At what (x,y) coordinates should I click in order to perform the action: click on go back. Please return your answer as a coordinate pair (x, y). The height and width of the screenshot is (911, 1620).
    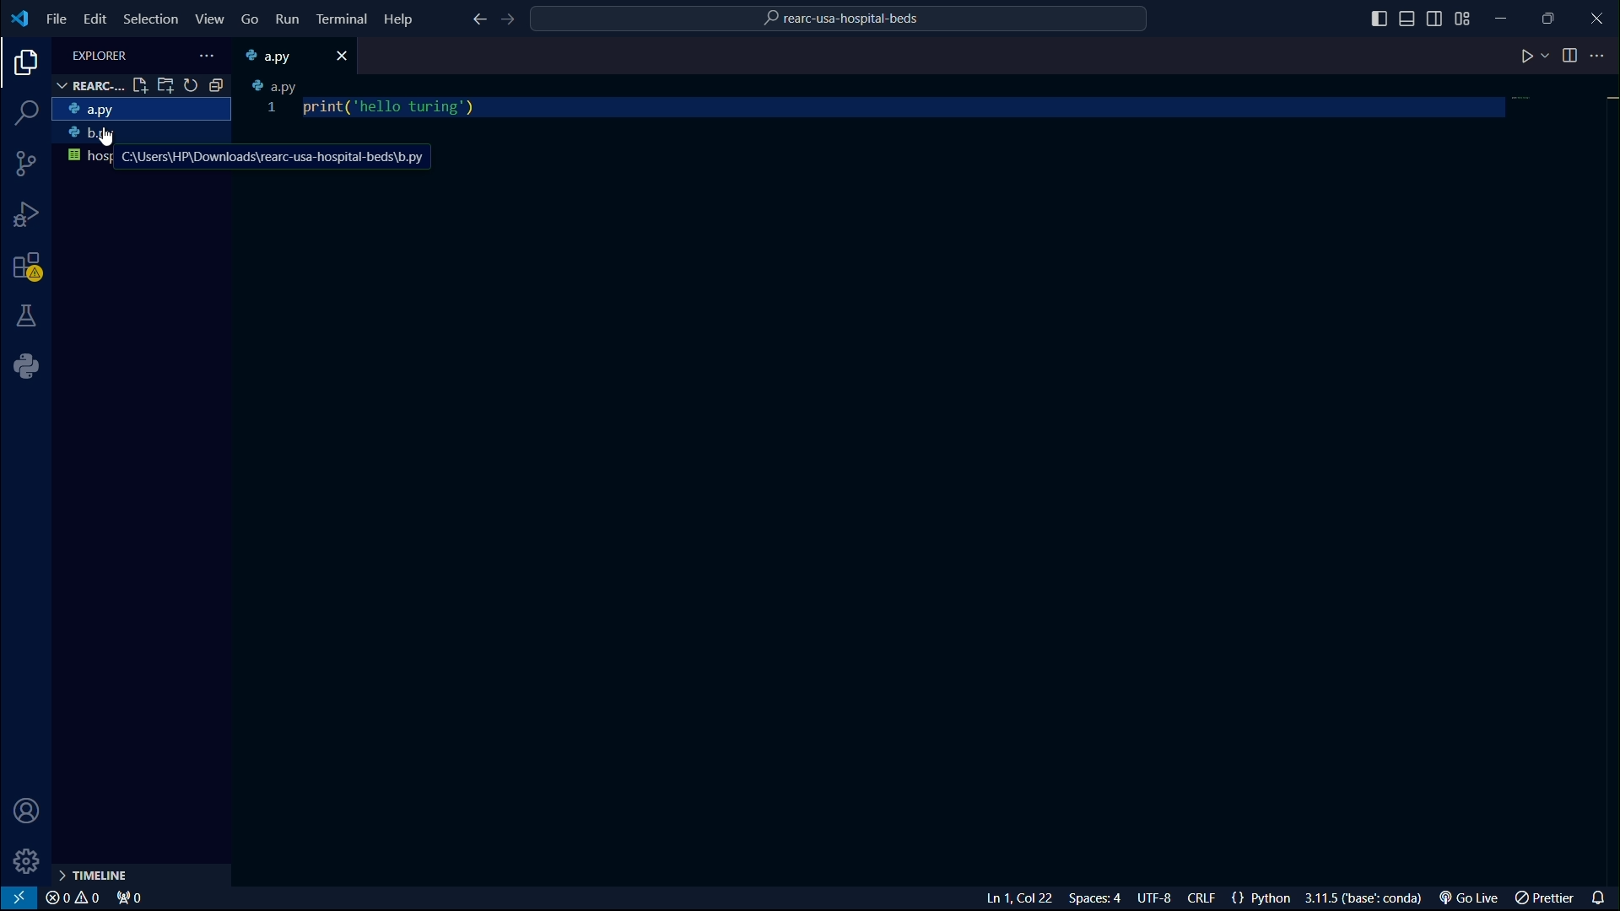
    Looking at the image, I should click on (478, 20).